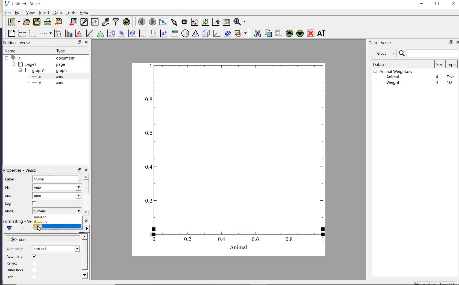  I want to click on numeric, so click(40, 218).